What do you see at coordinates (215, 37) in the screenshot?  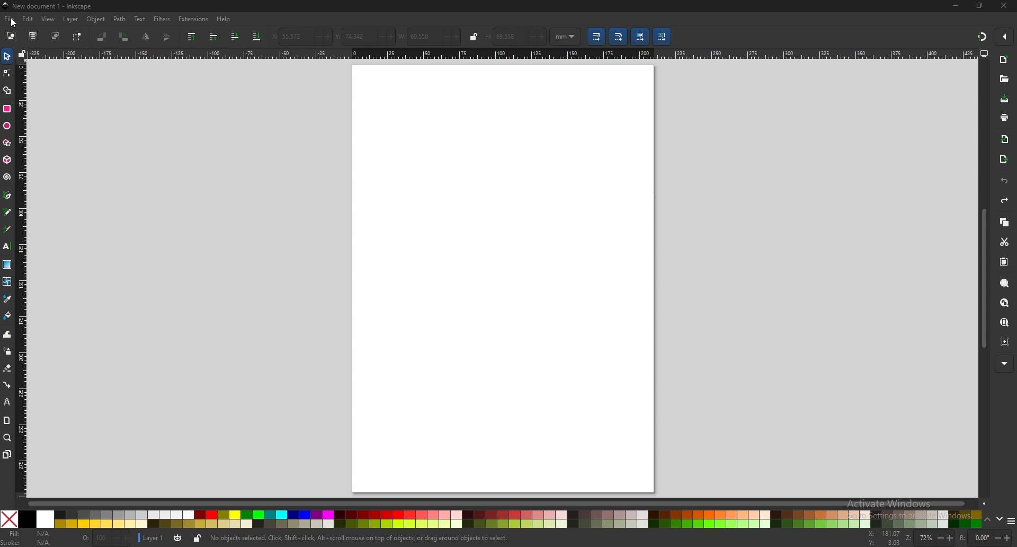 I see `raise selection one step` at bounding box center [215, 37].